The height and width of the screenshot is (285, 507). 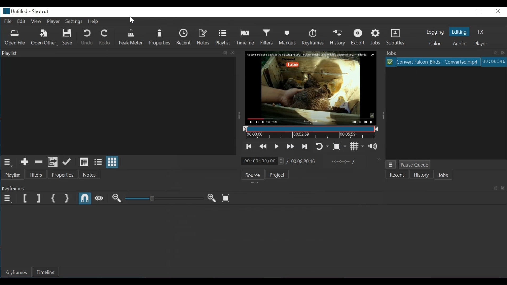 I want to click on Toggle grid display on the player, so click(x=358, y=146).